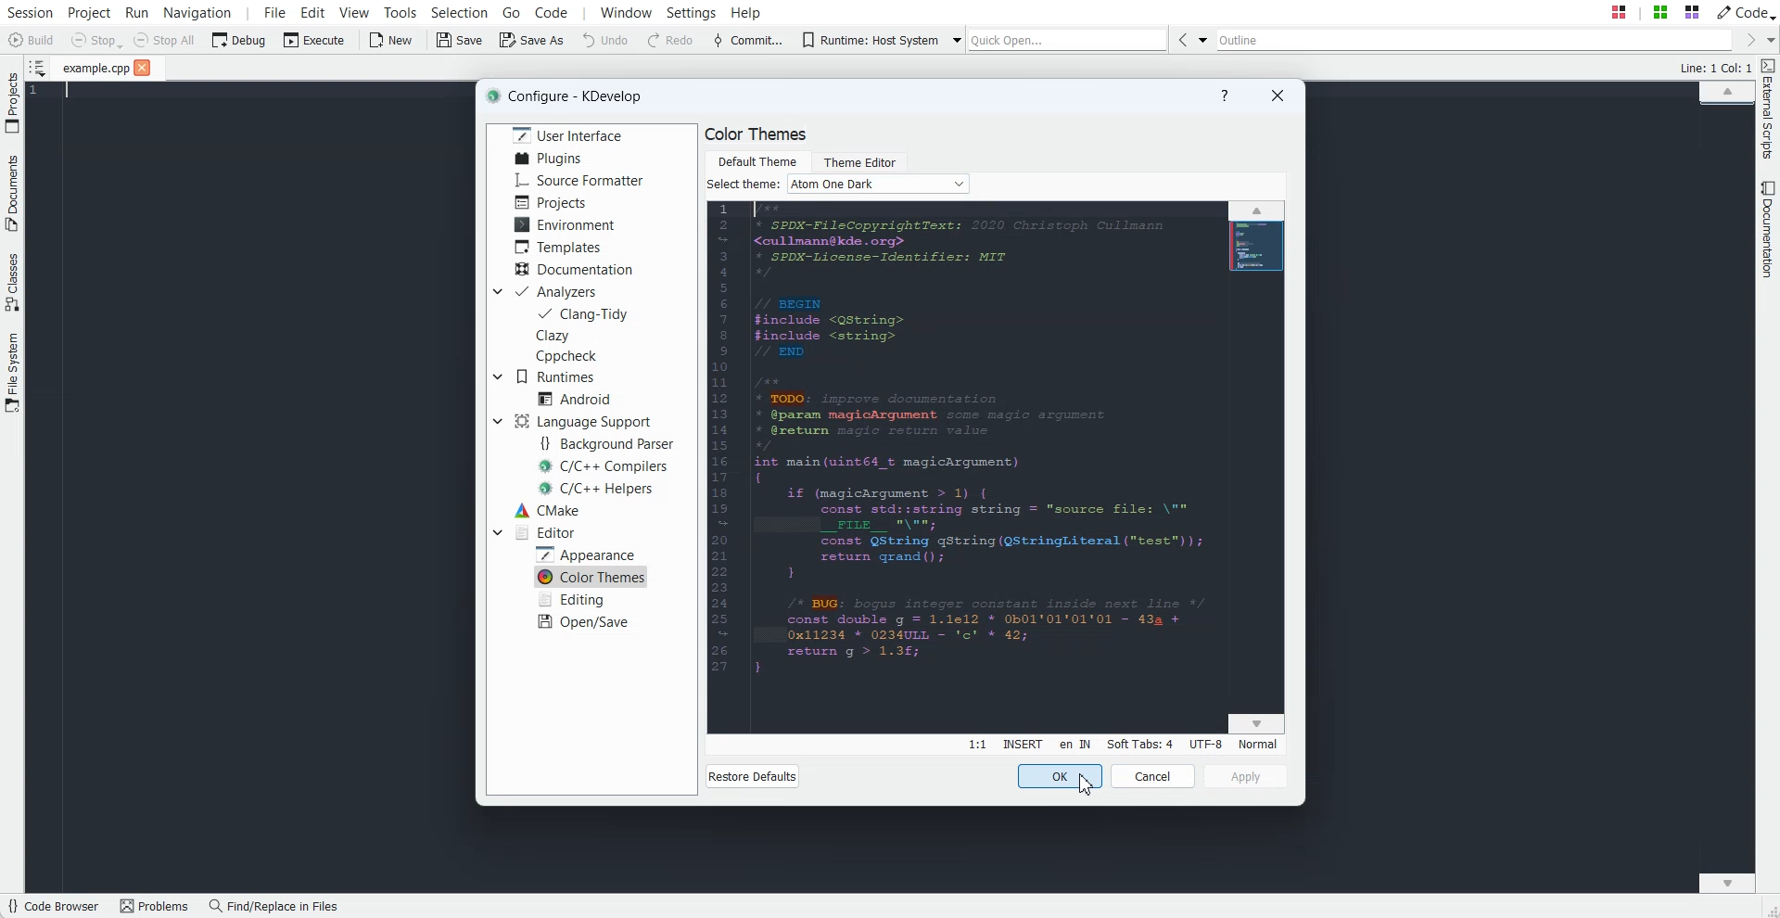  Describe the element at coordinates (756, 159) in the screenshot. I see `Default Theme` at that location.